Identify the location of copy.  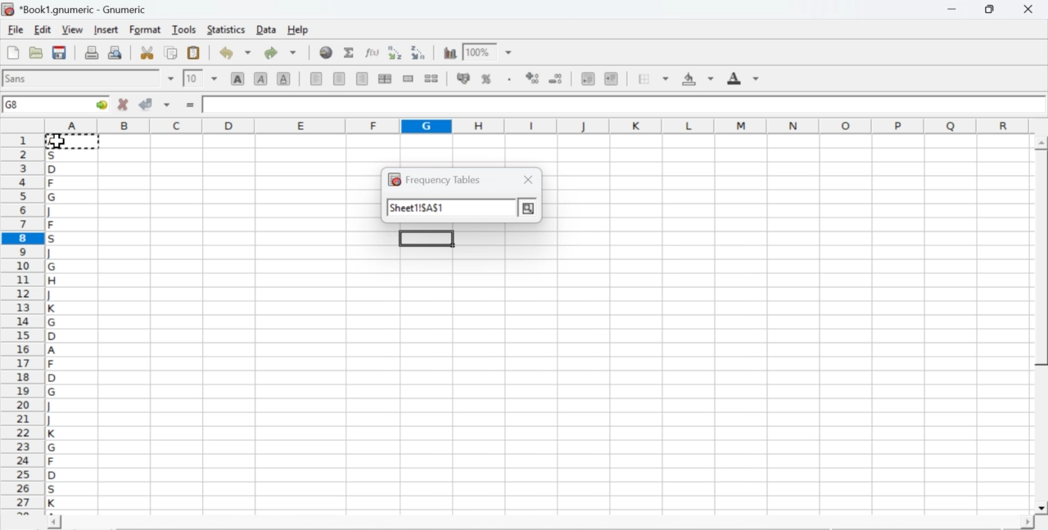
(172, 52).